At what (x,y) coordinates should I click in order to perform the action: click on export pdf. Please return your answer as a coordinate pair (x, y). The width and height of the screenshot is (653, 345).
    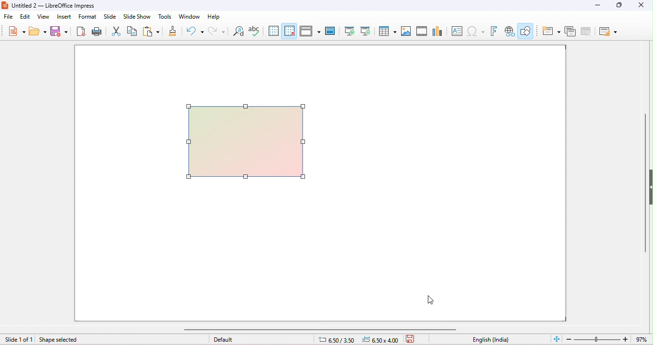
    Looking at the image, I should click on (80, 31).